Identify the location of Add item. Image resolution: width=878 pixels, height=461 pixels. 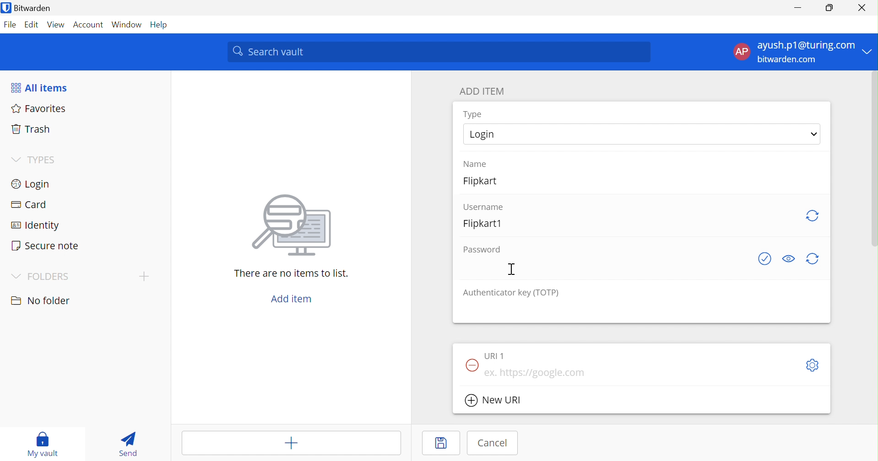
(292, 299).